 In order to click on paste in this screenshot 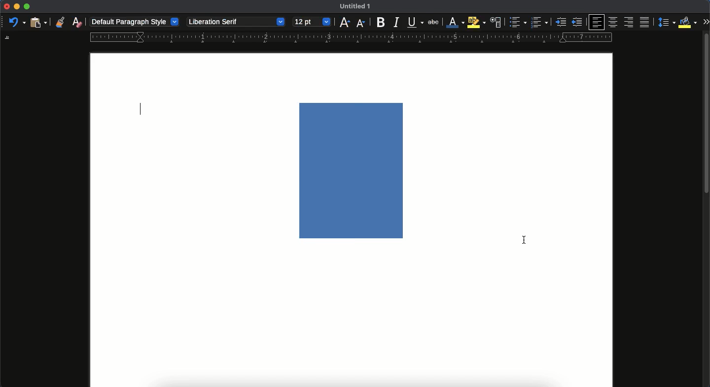, I will do `click(38, 23)`.